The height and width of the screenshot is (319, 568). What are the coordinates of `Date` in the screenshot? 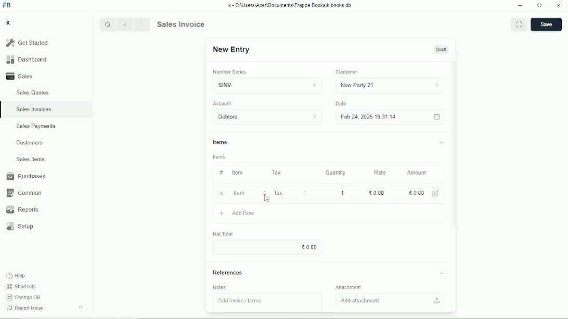 It's located at (341, 103).